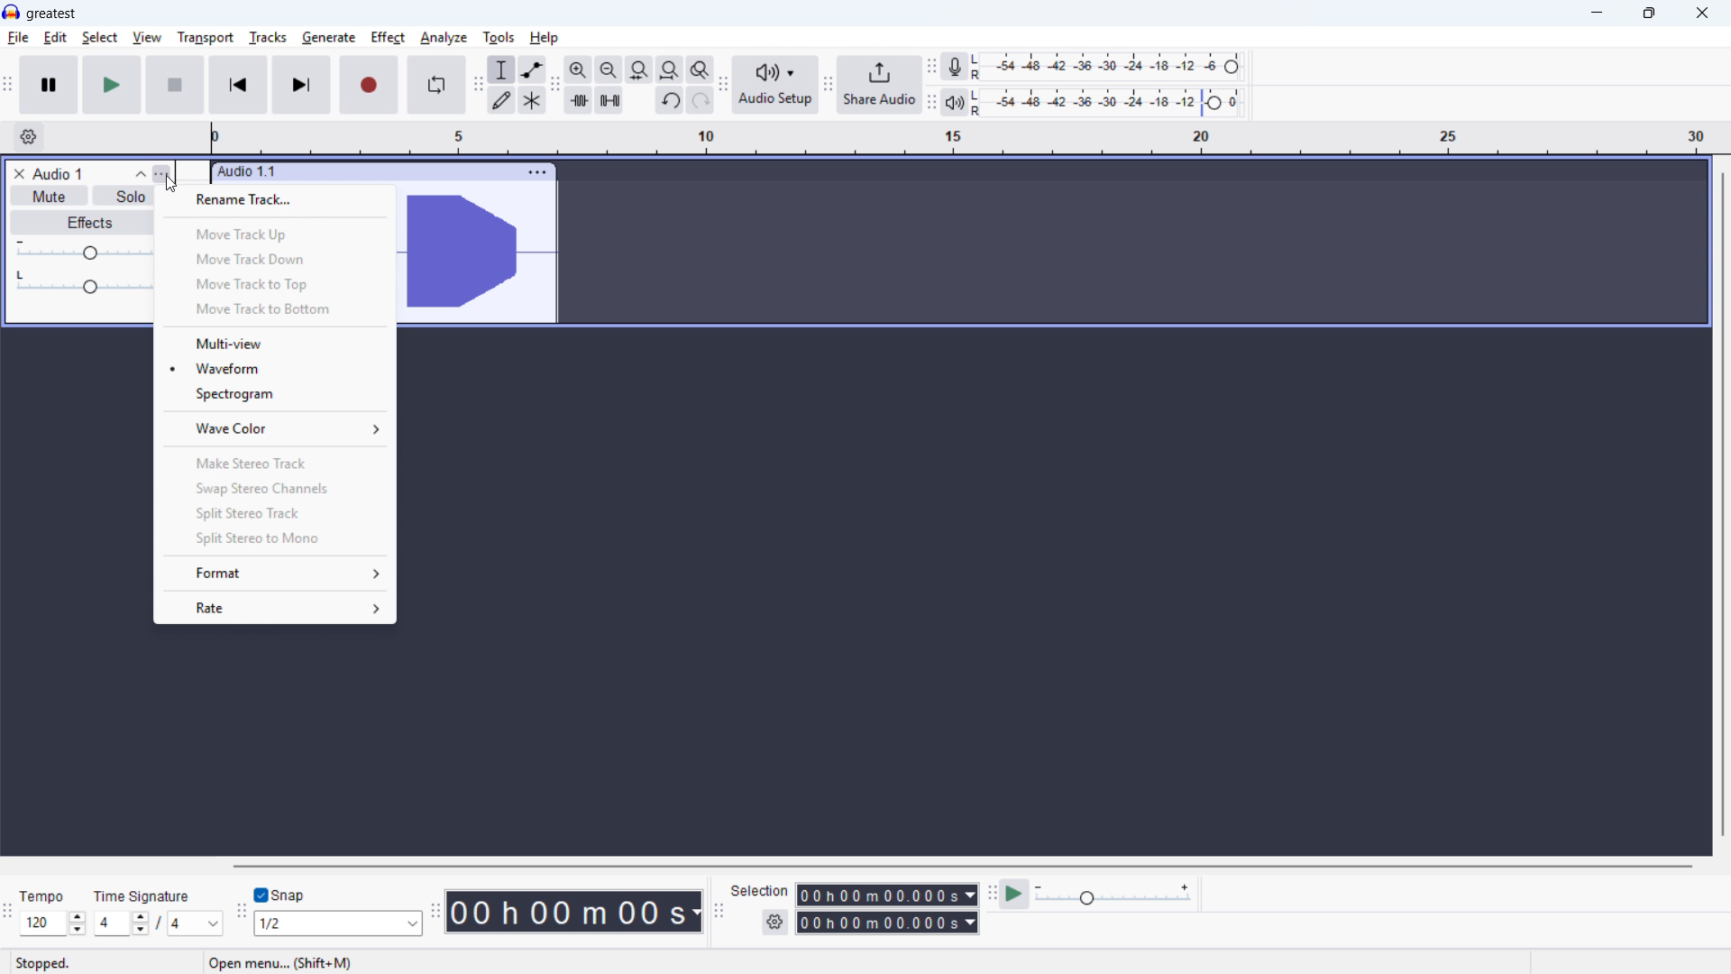 This screenshot has height=974, width=1731. What do you see at coordinates (578, 69) in the screenshot?
I see `zoom in` at bounding box center [578, 69].